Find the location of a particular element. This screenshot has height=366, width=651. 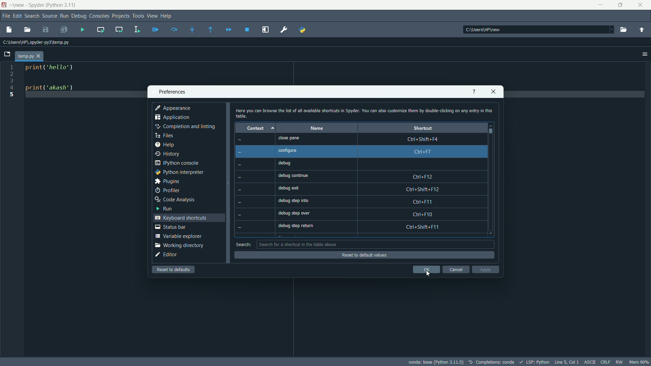

working directory is located at coordinates (179, 245).